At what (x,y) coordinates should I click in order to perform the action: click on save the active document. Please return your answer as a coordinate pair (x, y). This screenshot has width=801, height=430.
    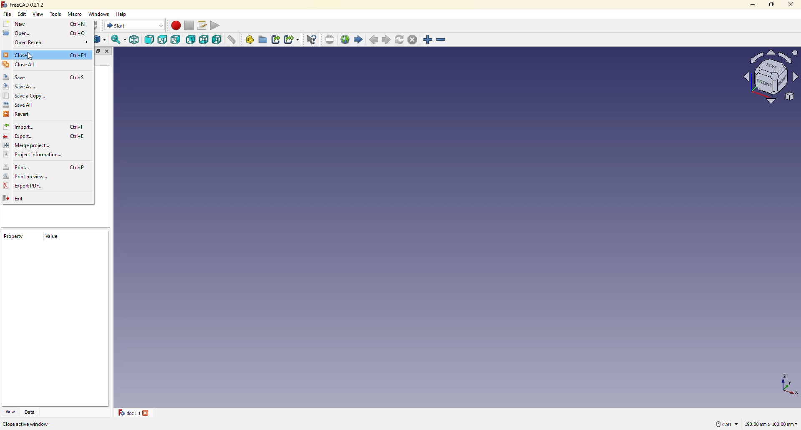
    Looking at the image, I should click on (34, 424).